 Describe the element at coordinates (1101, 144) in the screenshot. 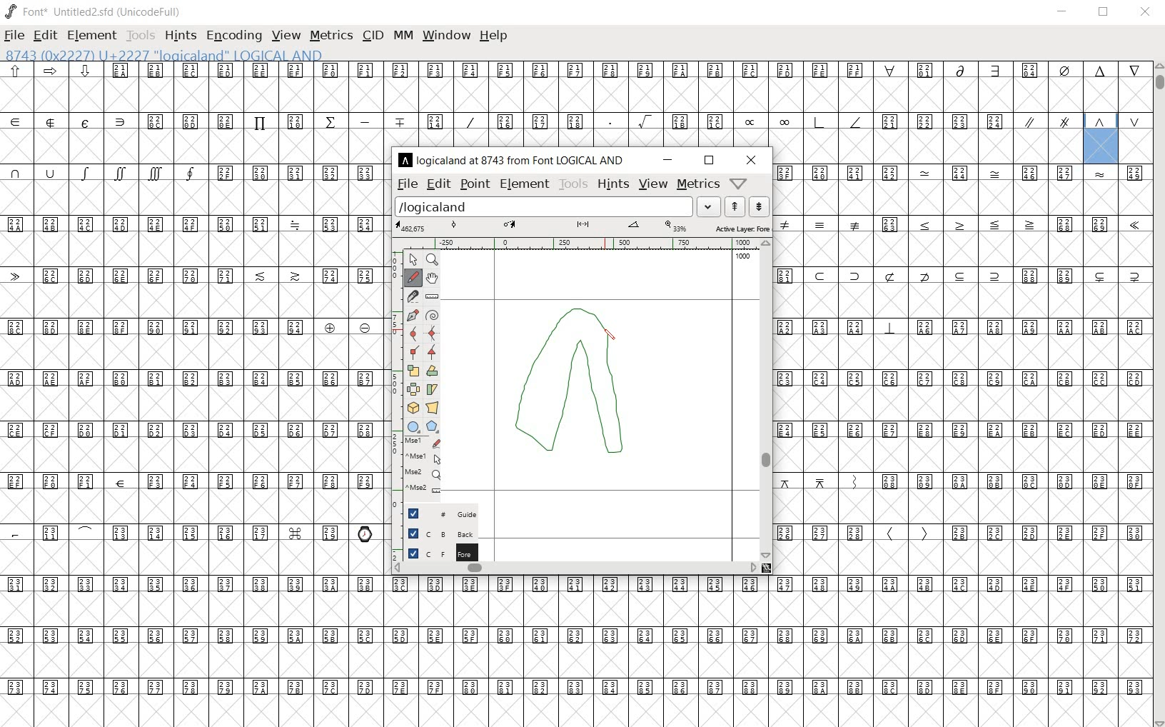

I see `8743 (0x22227) U+2227 "logicaland" LOGICAL AND` at that location.